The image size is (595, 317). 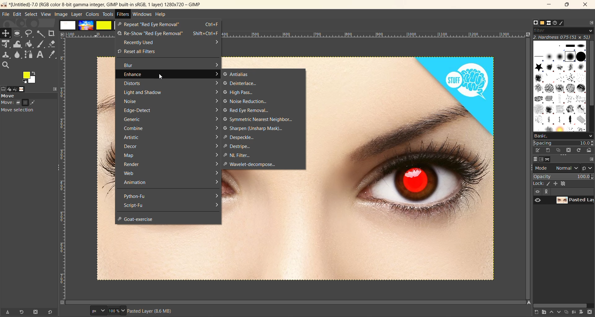 What do you see at coordinates (45, 15) in the screenshot?
I see `view` at bounding box center [45, 15].